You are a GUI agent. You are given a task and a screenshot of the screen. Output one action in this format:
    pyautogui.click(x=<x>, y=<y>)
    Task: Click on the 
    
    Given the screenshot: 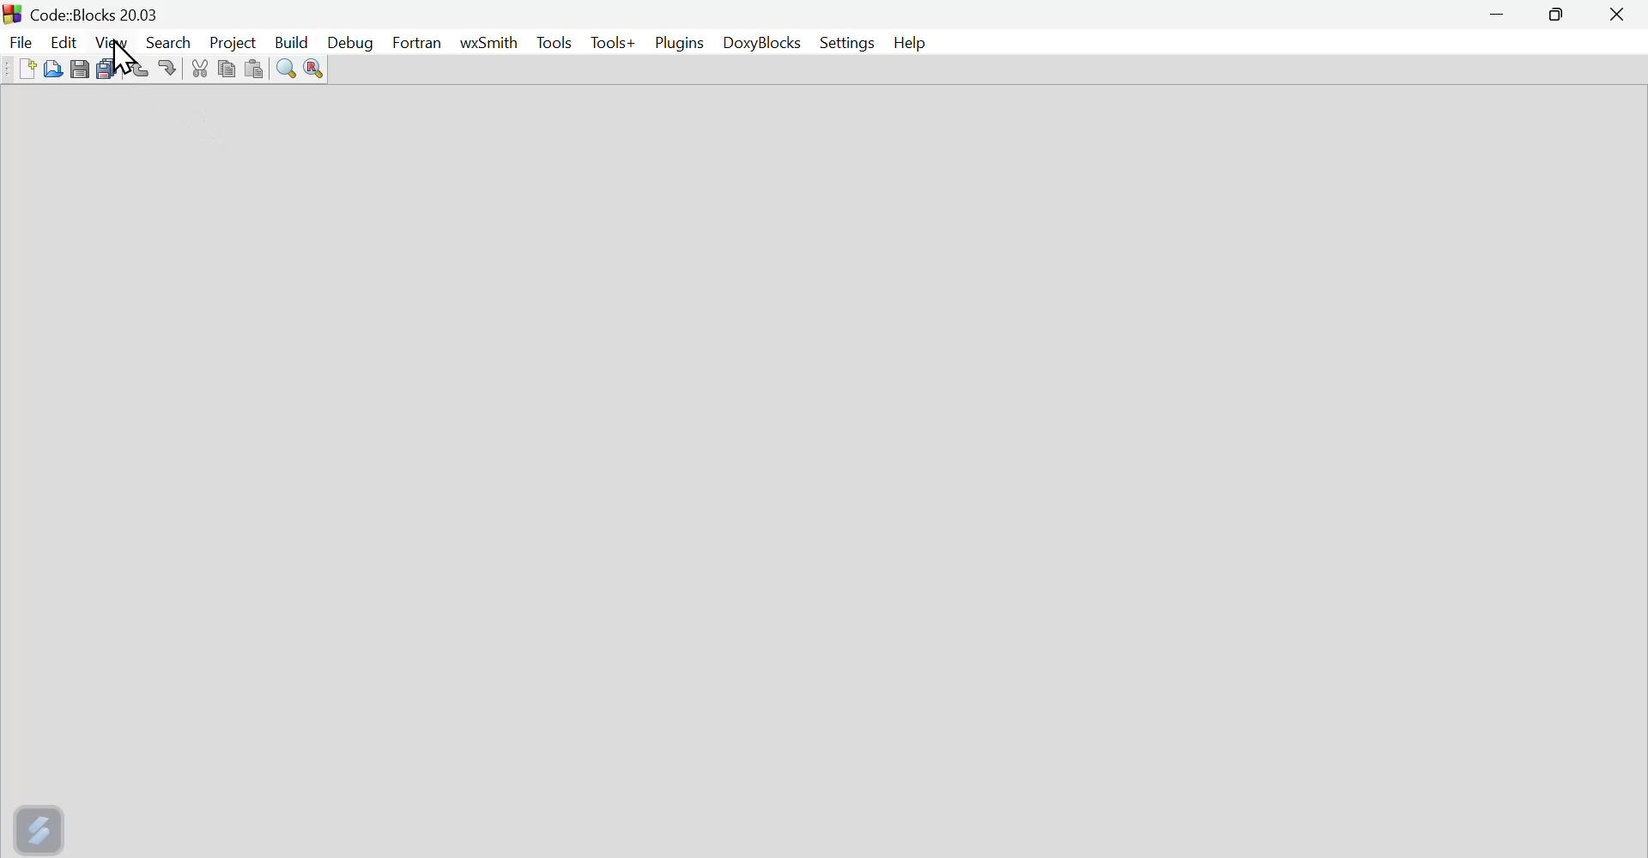 What is the action you would take?
    pyautogui.click(x=313, y=71)
    